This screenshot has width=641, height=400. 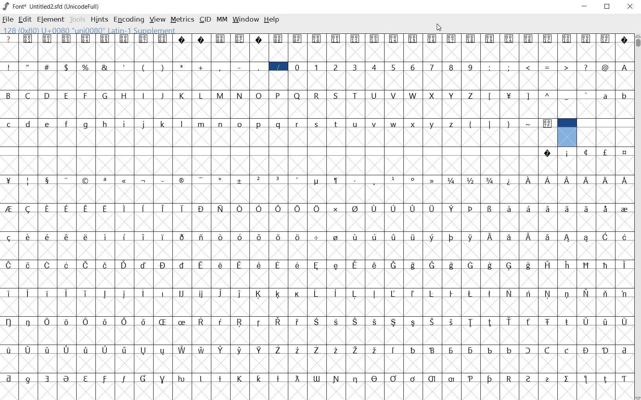 I want to click on Symbol, so click(x=317, y=236).